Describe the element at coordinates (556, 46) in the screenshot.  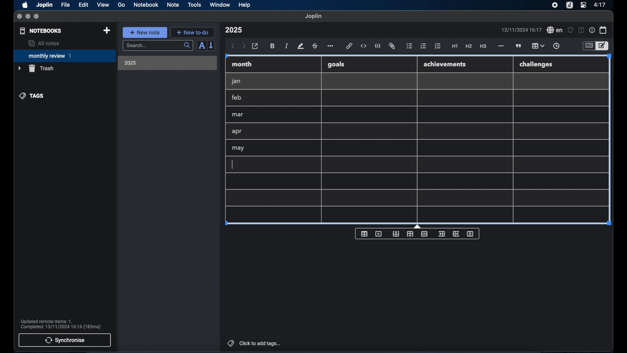
I see `insert time` at that location.